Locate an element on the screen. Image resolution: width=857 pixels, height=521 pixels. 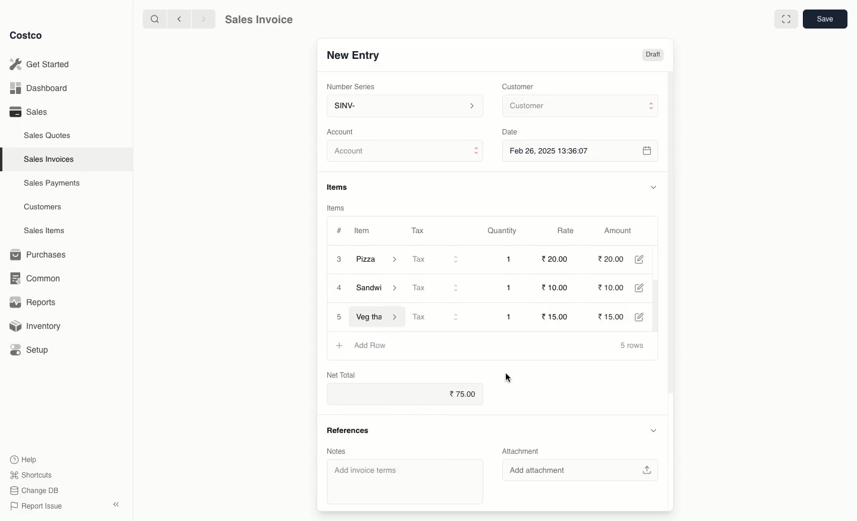
Change DB is located at coordinates (32, 489).